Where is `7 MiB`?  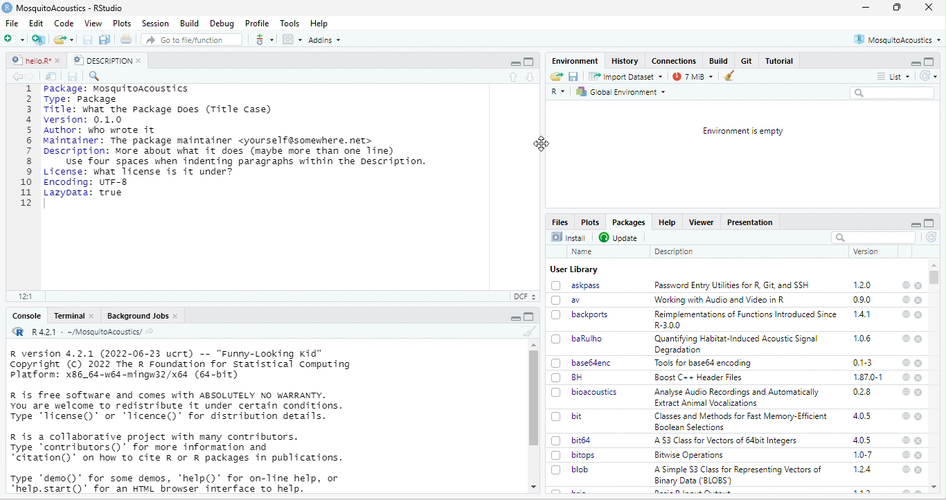 7 MiB is located at coordinates (693, 76).